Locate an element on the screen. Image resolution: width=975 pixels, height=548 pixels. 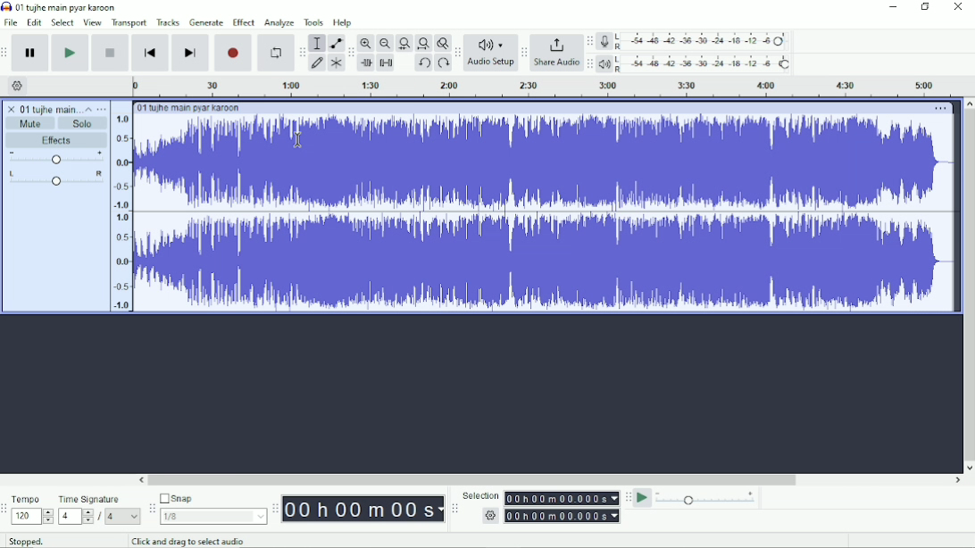
Record meter is located at coordinates (696, 42).